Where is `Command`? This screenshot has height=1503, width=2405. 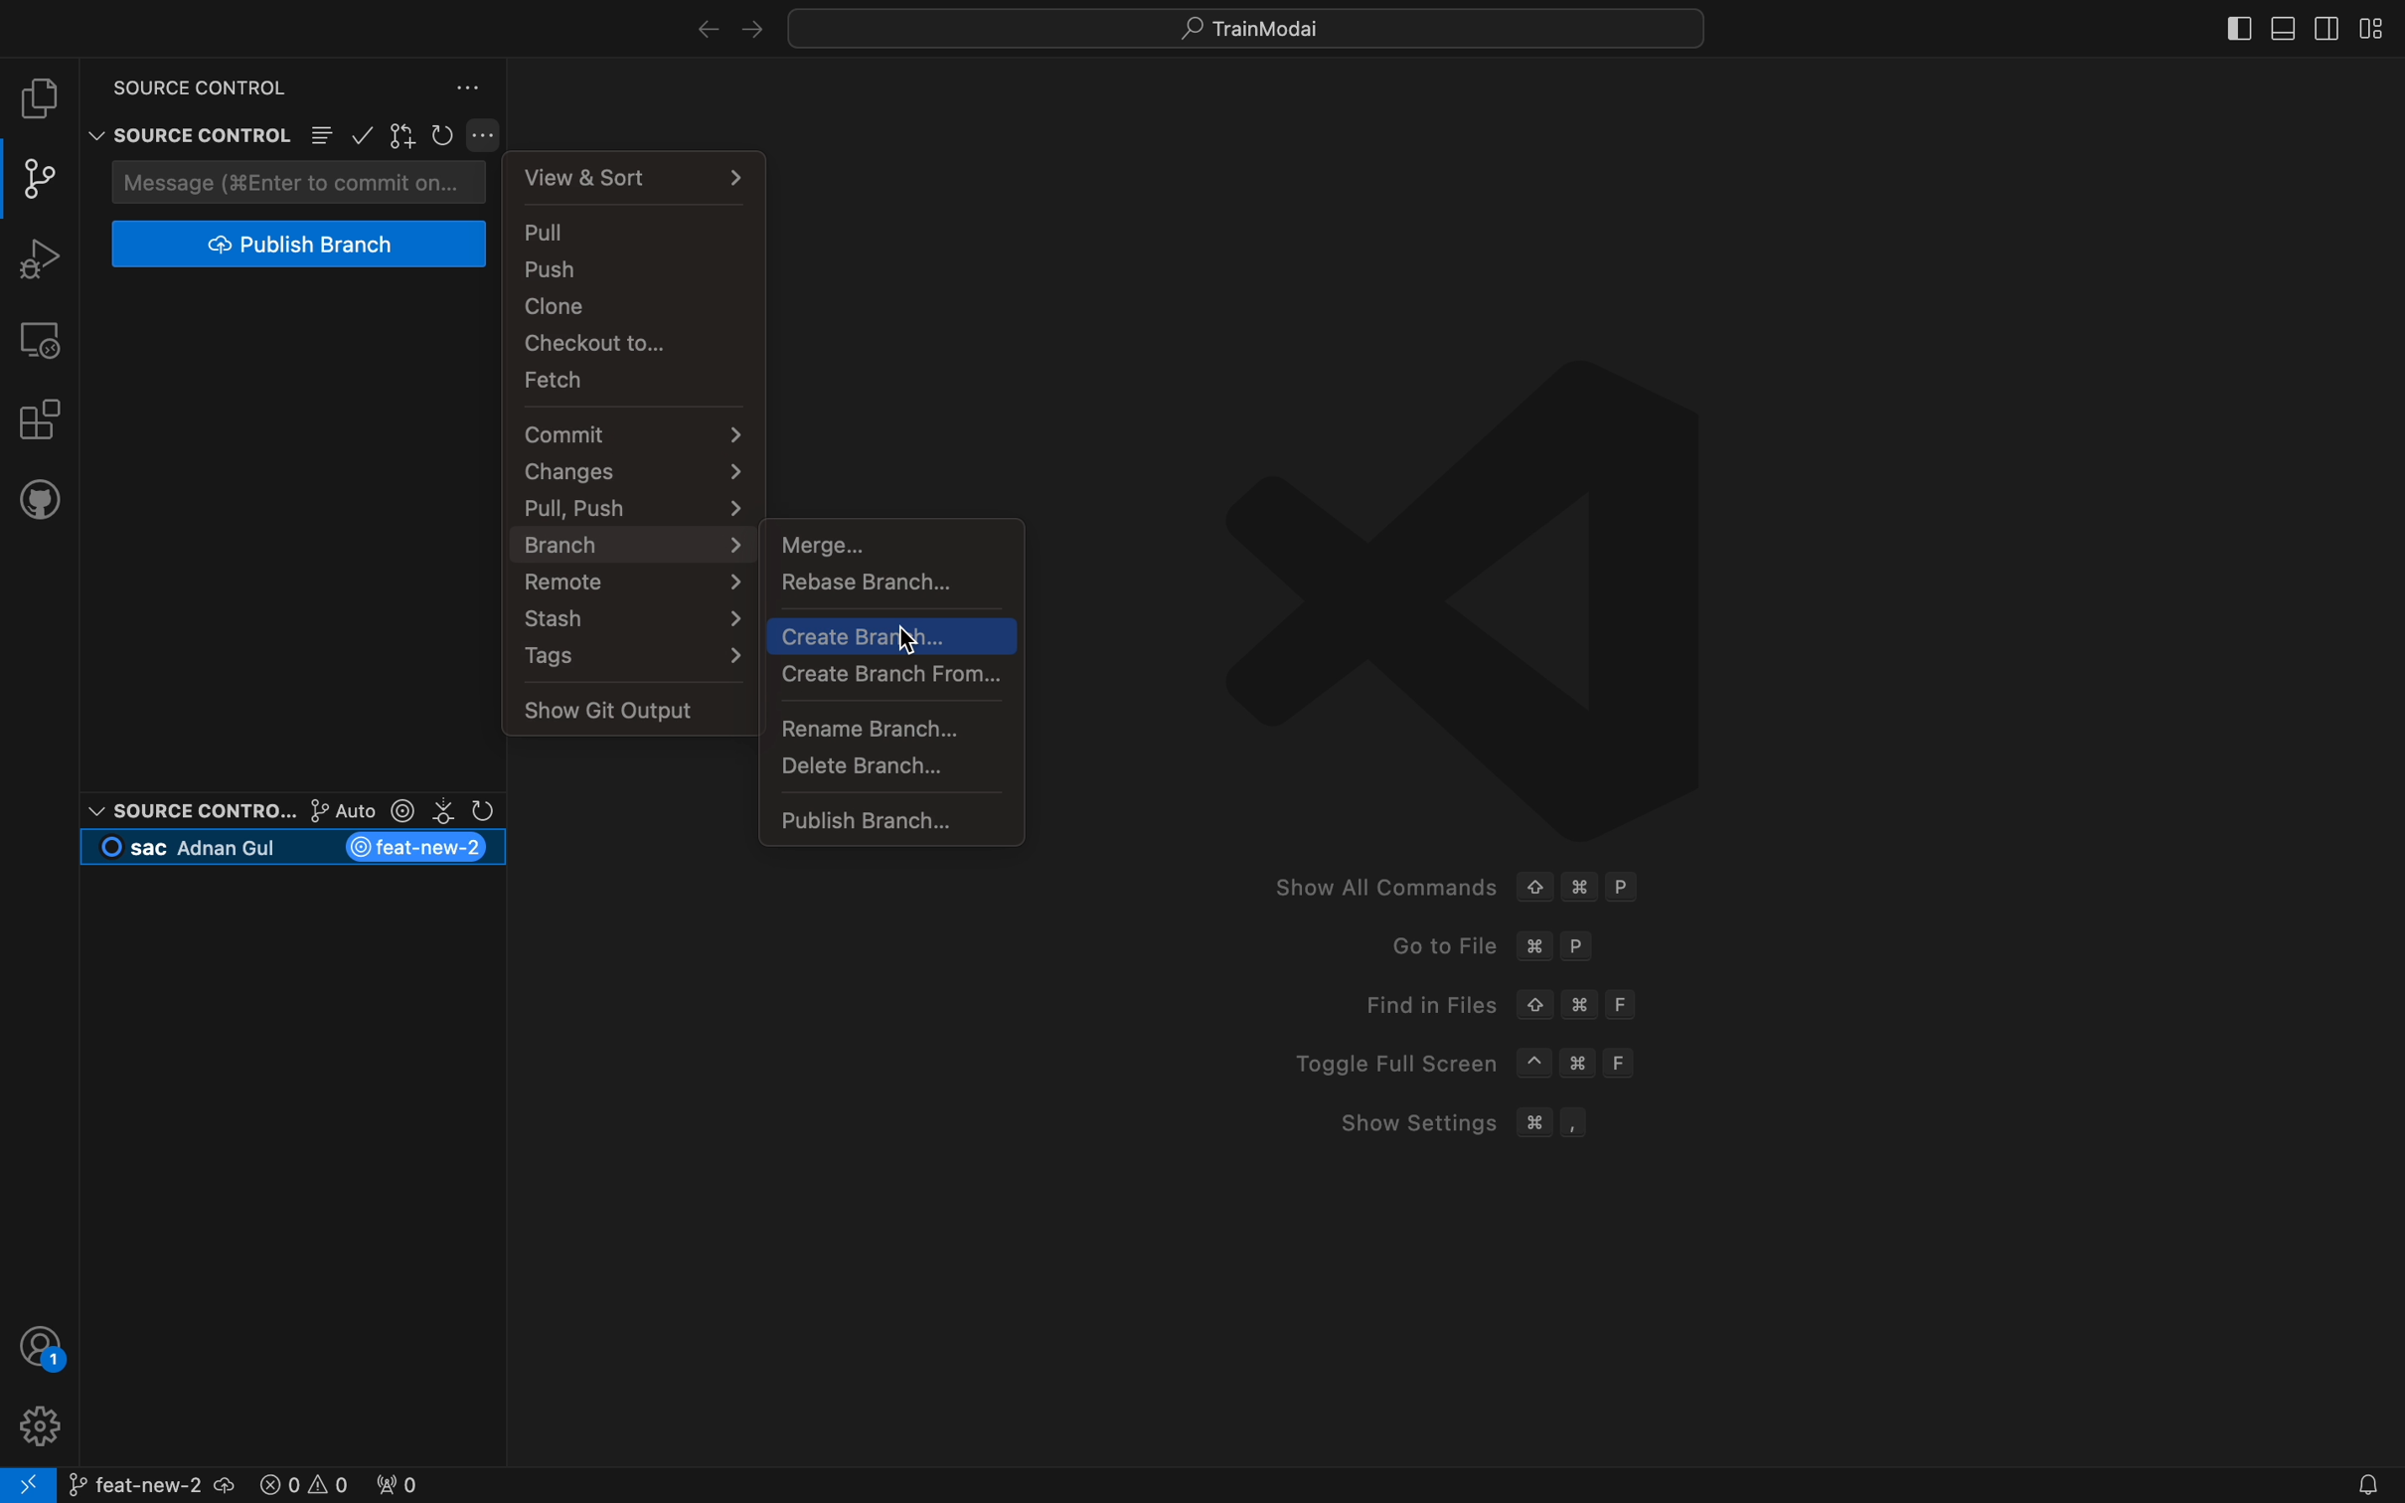 Command is located at coordinates (1533, 1122).